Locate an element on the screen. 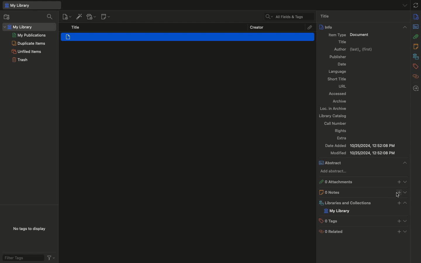 This screenshot has height=263, width=421. Tags is located at coordinates (327, 221).